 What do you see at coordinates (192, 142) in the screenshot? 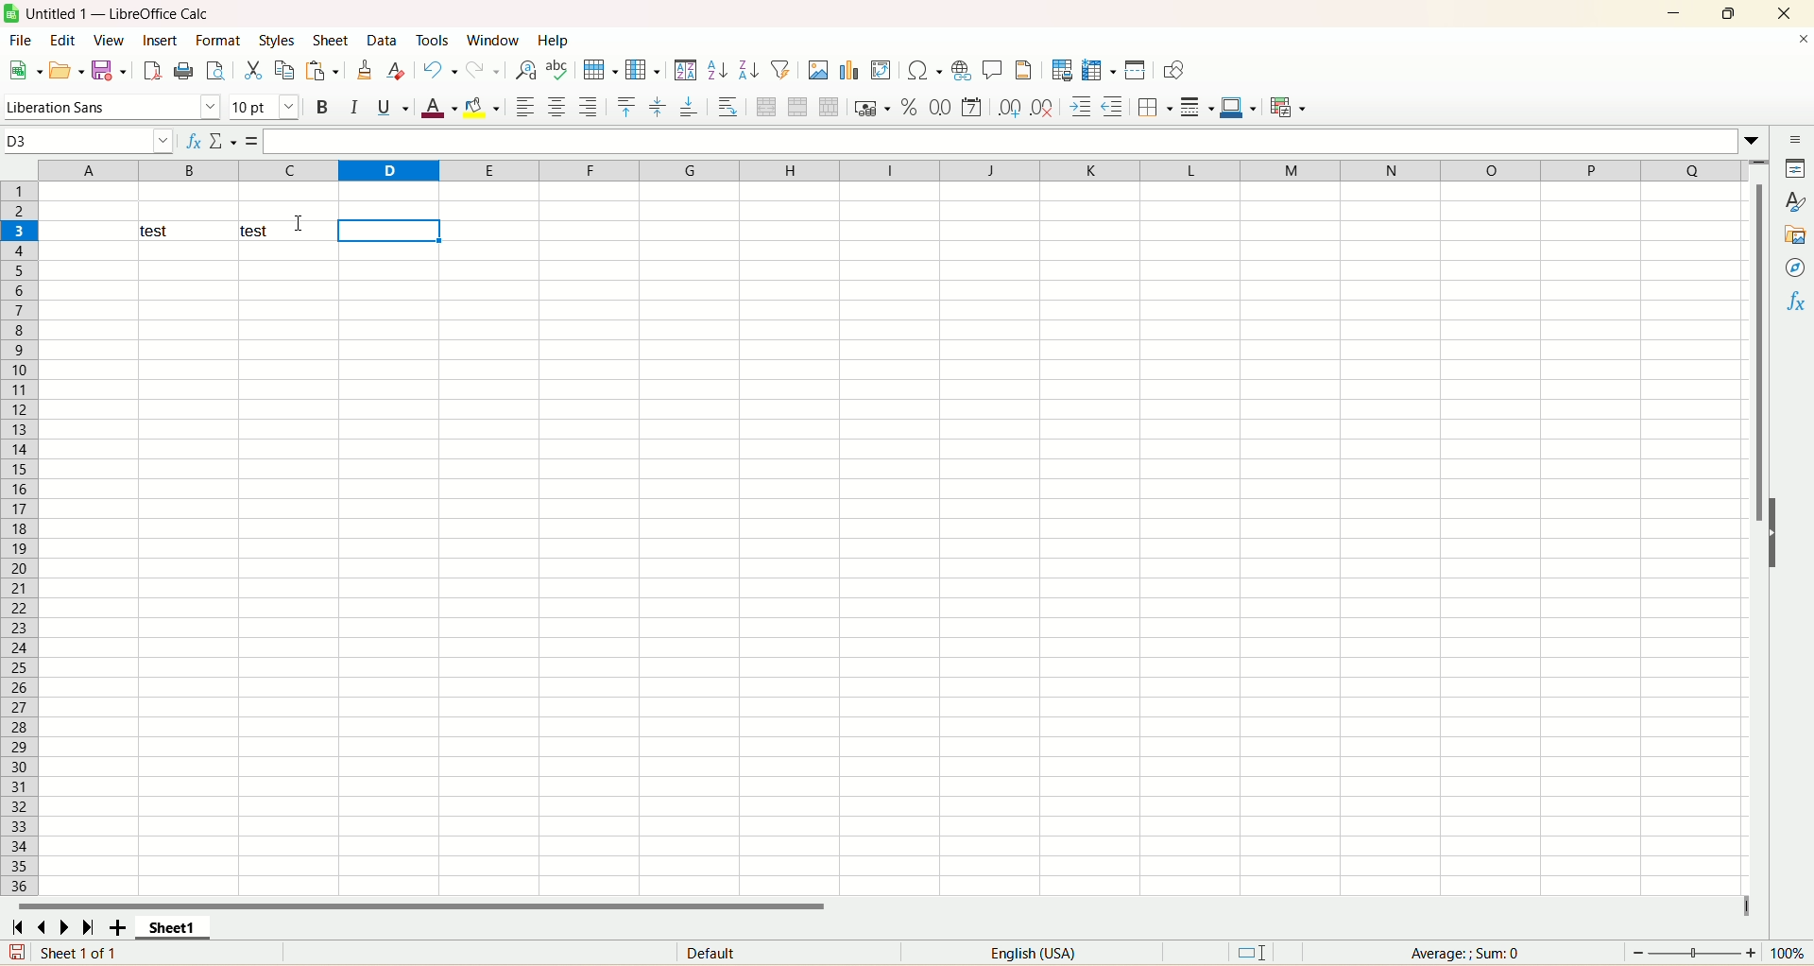
I see `function wizard` at bounding box center [192, 142].